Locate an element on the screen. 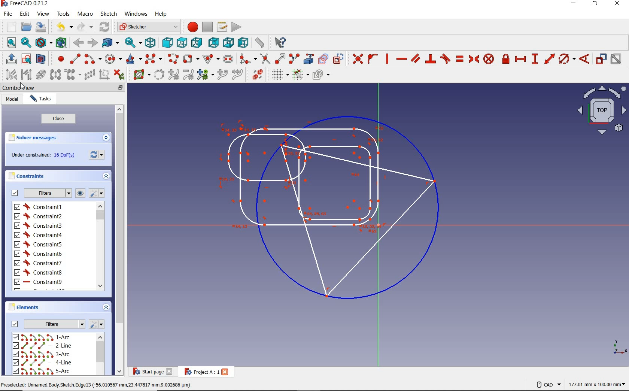  constrain symmetrical is located at coordinates (474, 59).